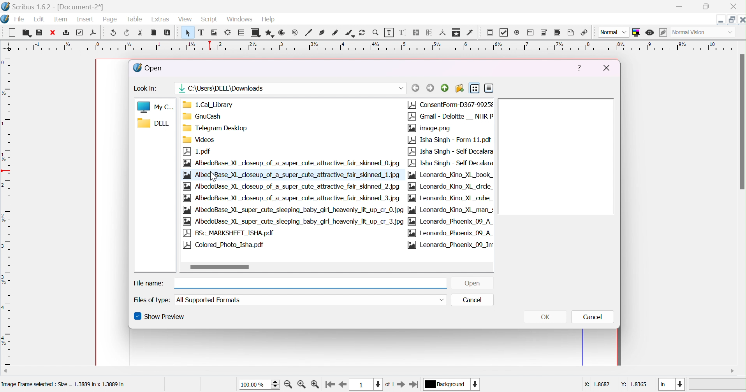 Image resolution: width=746 pixels, height=392 pixels. What do you see at coordinates (65, 32) in the screenshot?
I see `print` at bounding box center [65, 32].